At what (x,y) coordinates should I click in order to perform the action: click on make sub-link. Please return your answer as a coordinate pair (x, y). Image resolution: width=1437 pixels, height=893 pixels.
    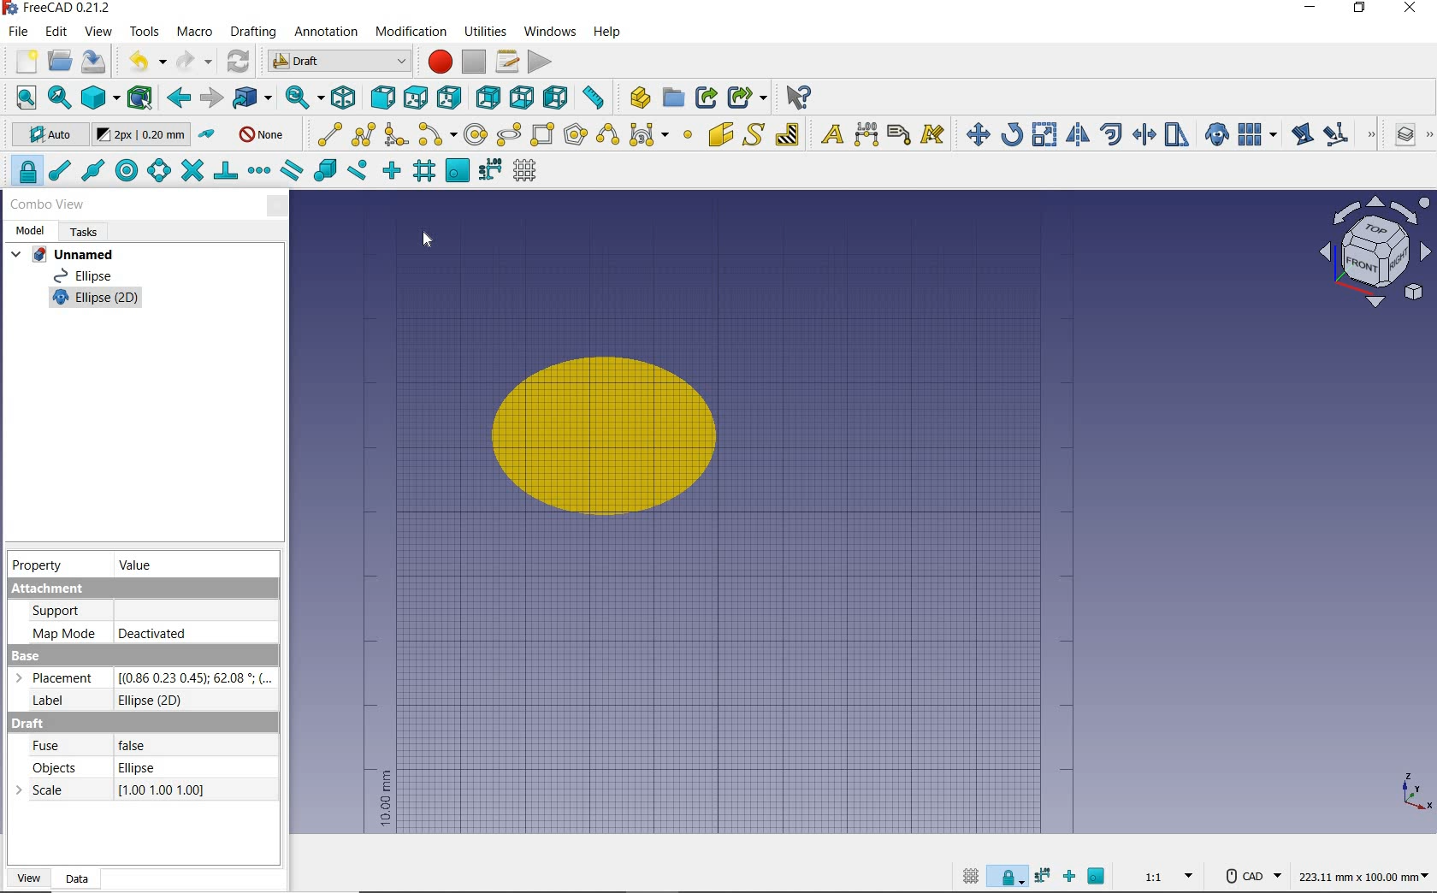
    Looking at the image, I should click on (748, 98).